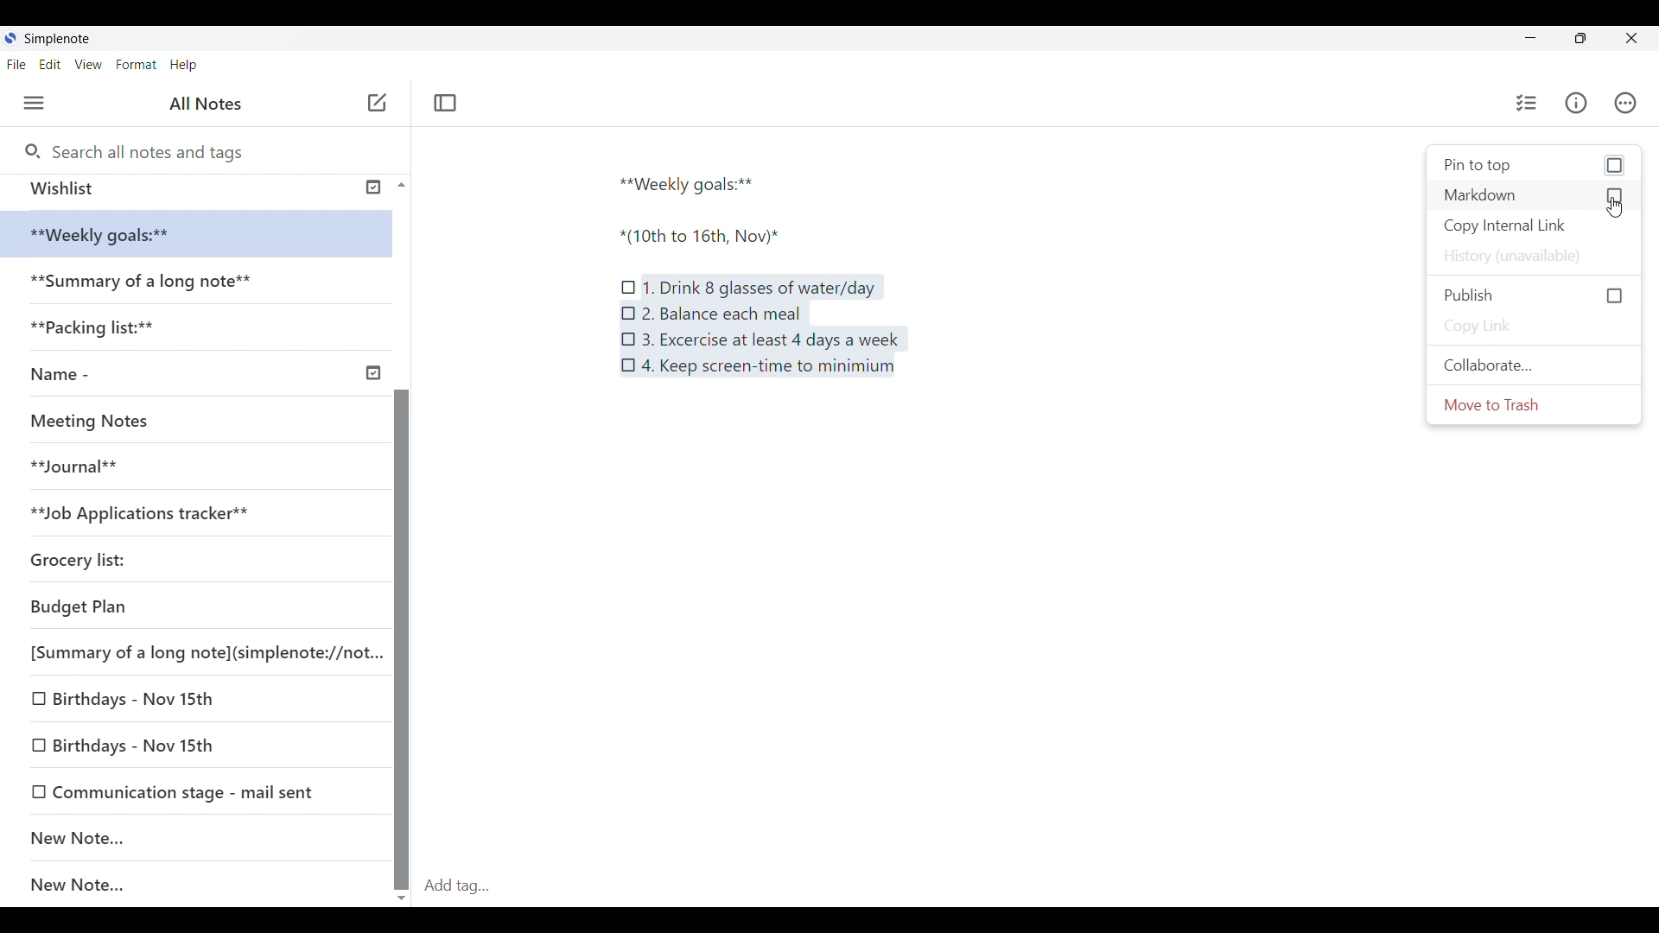 Image resolution: width=1659 pixels, height=933 pixels. What do you see at coordinates (112, 235) in the screenshot?
I see `**Weekly goals:**` at bounding box center [112, 235].